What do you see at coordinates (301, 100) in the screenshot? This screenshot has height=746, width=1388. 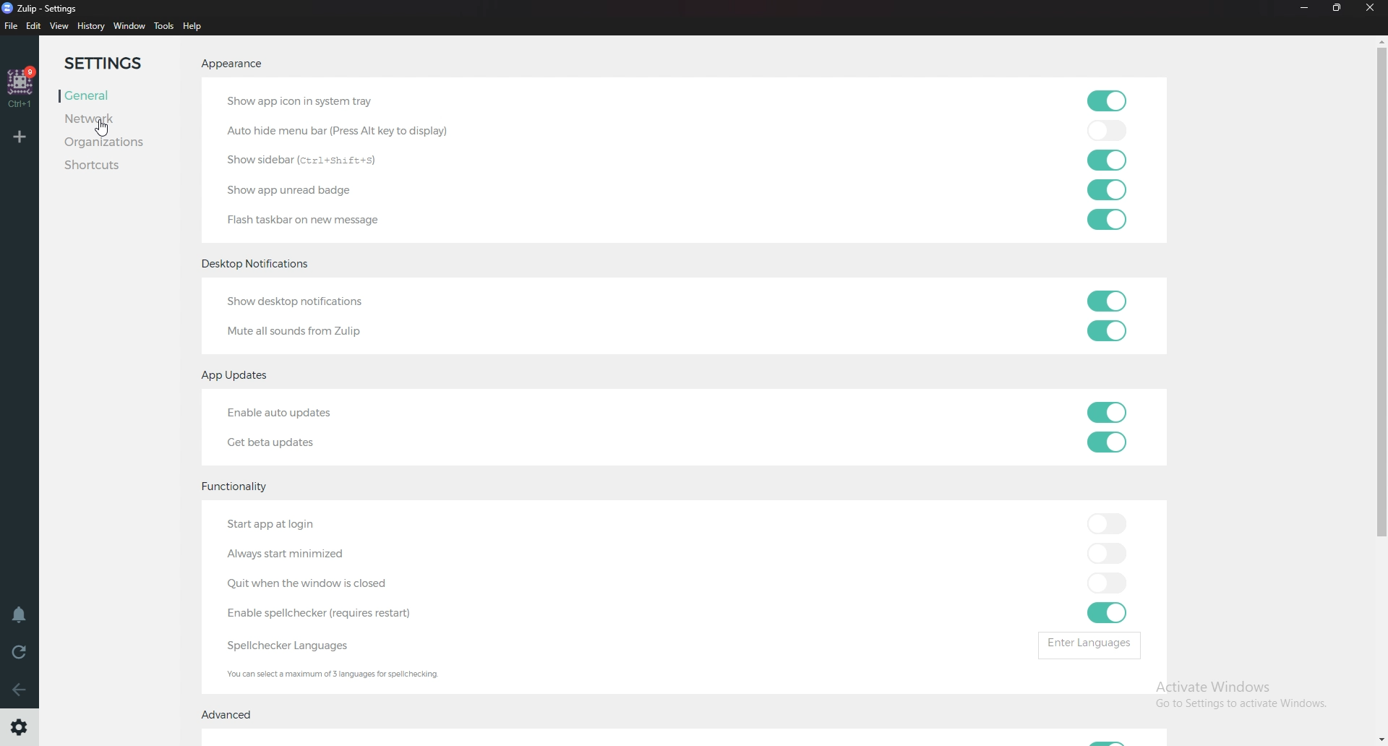 I see `Show app icon in system tray` at bounding box center [301, 100].